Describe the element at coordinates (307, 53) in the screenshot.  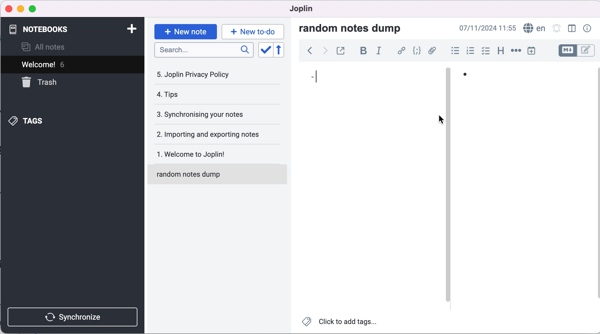
I see `back` at that location.